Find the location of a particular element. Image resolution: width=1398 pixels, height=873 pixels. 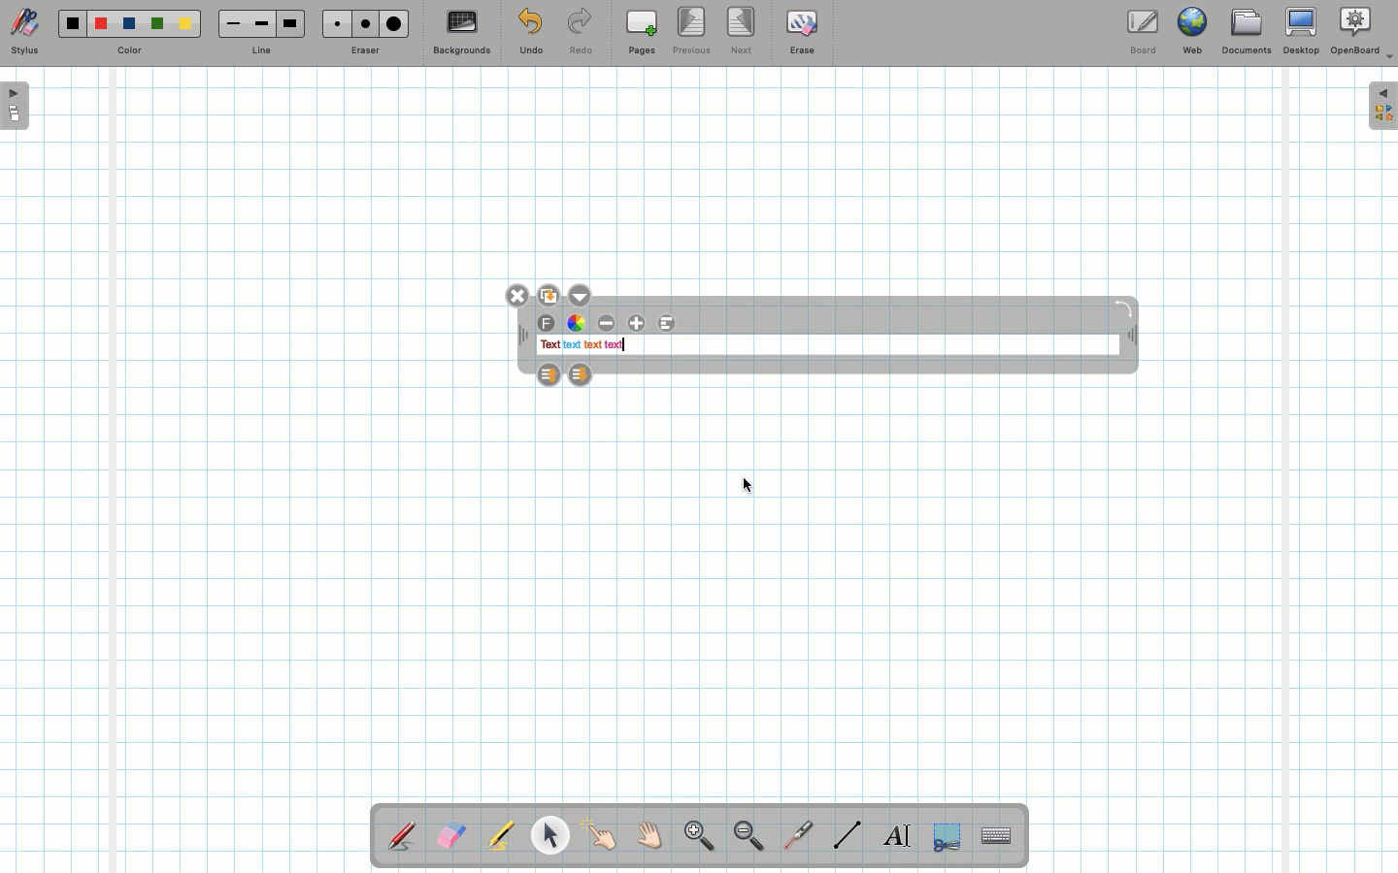

Alignment is located at coordinates (670, 324).